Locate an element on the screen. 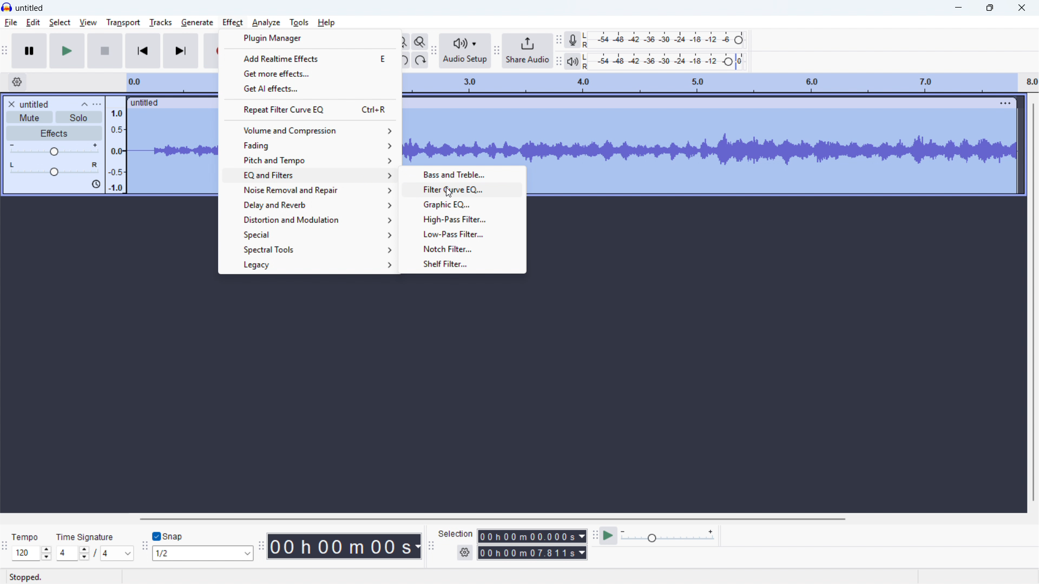 The width and height of the screenshot is (1039, 584). transport is located at coordinates (122, 23).